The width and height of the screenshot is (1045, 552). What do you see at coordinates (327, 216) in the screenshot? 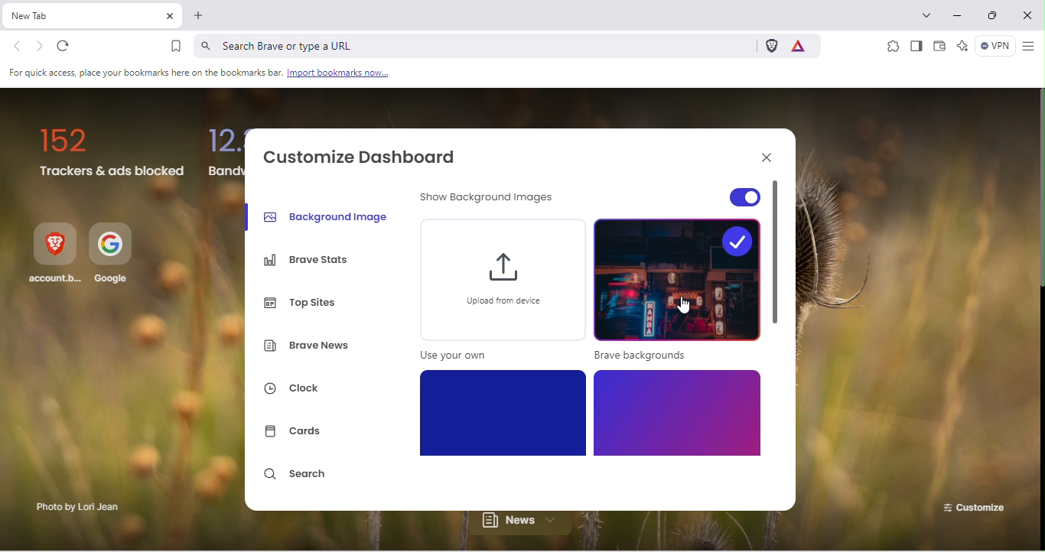
I see `Background image` at bounding box center [327, 216].